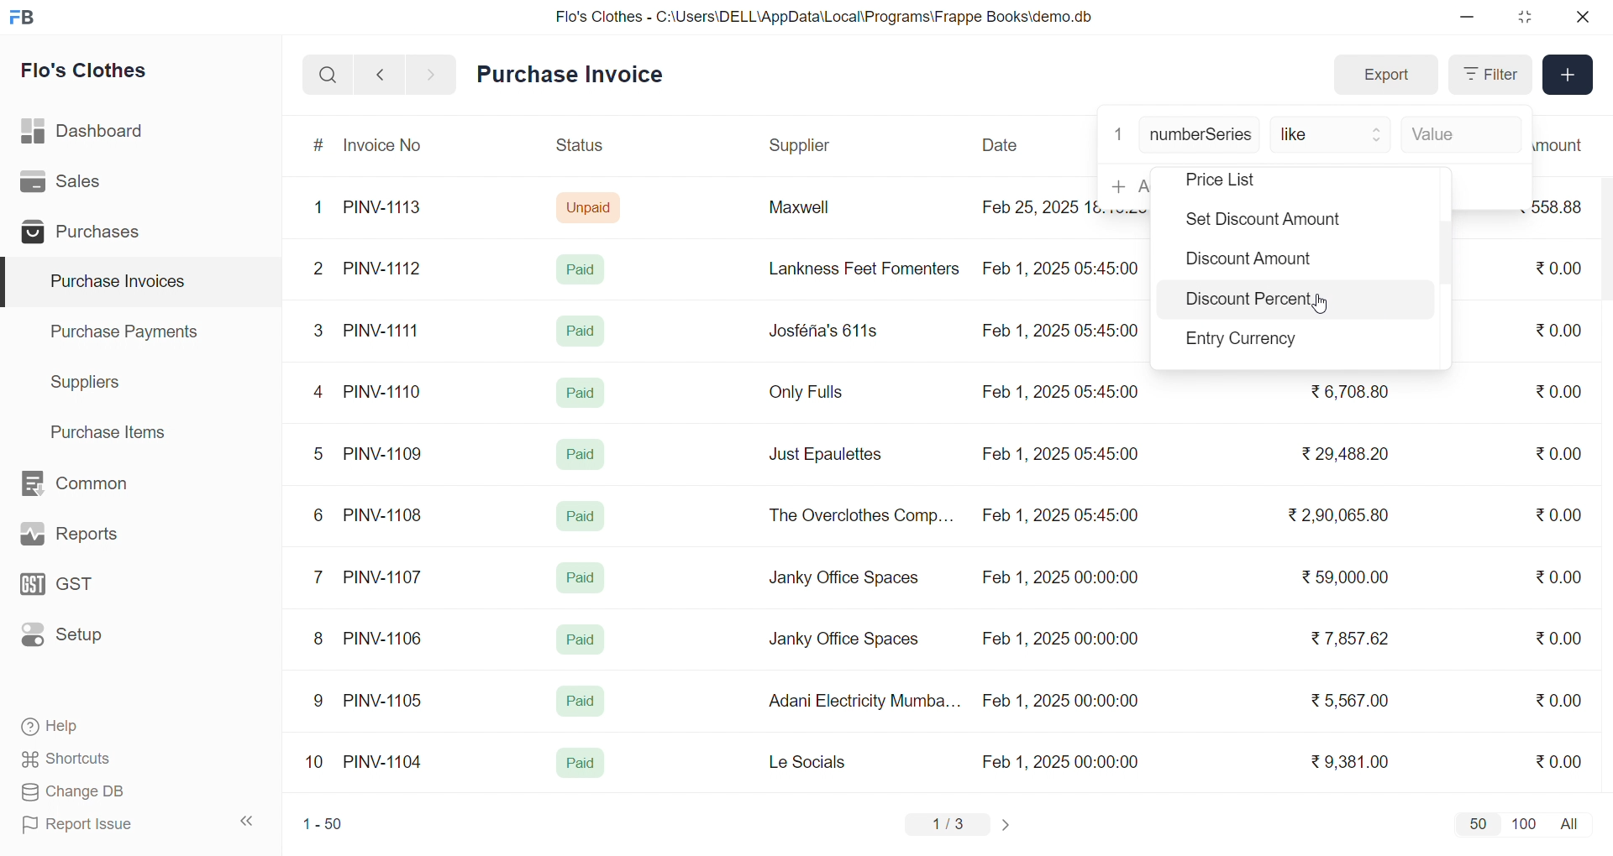  Describe the element at coordinates (319, 701) in the screenshot. I see `9` at that location.